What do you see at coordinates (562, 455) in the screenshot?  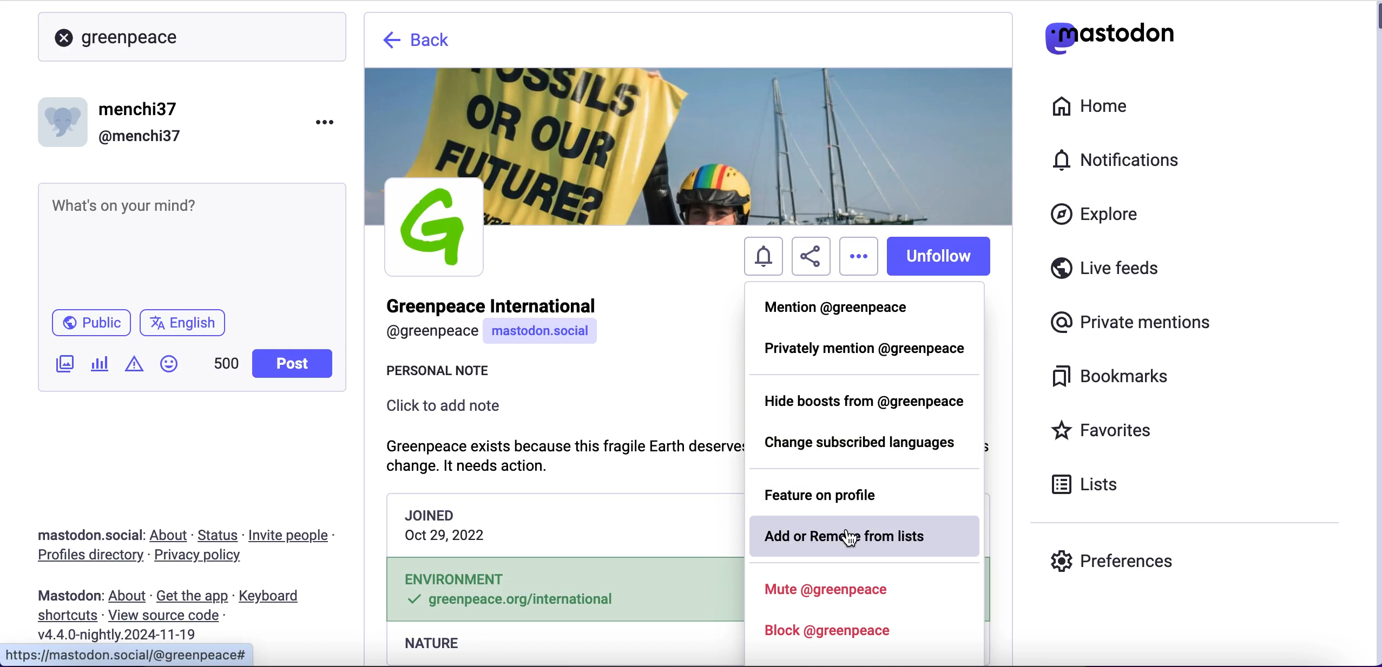 I see `note` at bounding box center [562, 455].